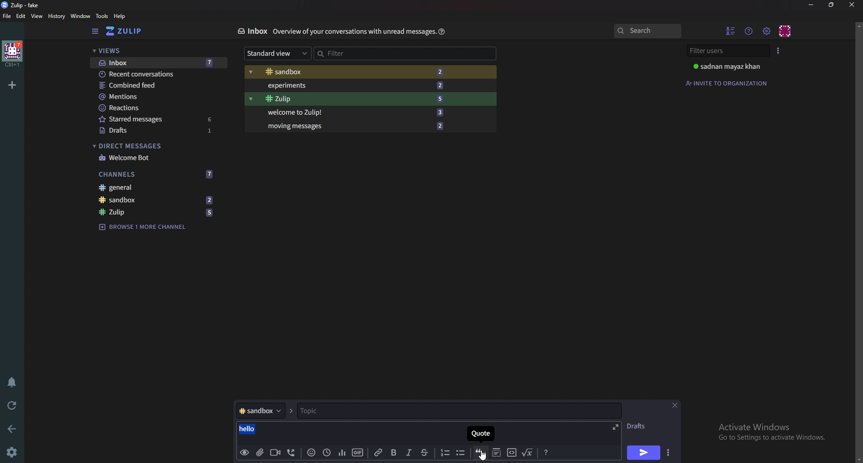 The image size is (863, 463). Describe the element at coordinates (445, 452) in the screenshot. I see `Number list` at that location.